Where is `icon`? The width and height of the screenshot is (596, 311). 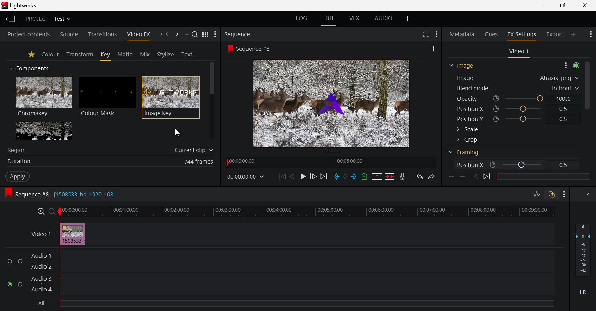 icon is located at coordinates (230, 48).